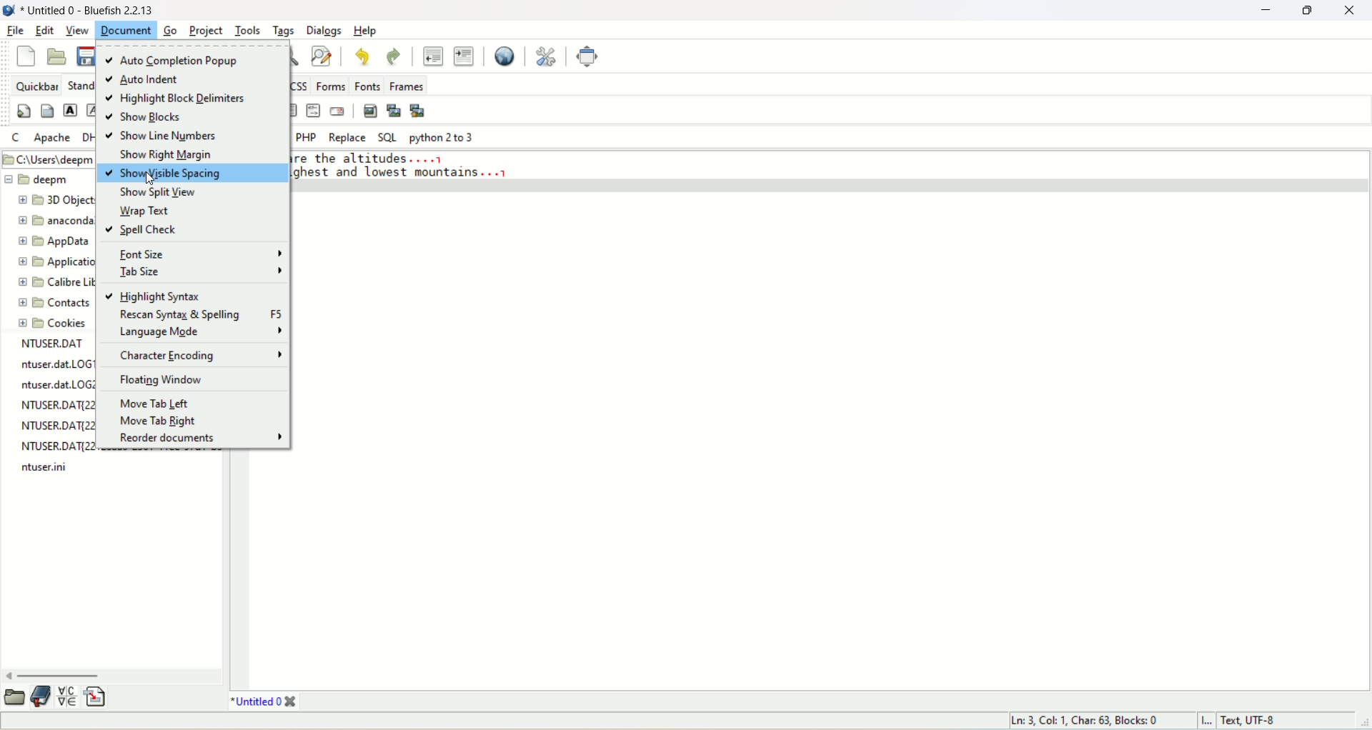  Describe the element at coordinates (88, 9) in the screenshot. I see `title` at that location.